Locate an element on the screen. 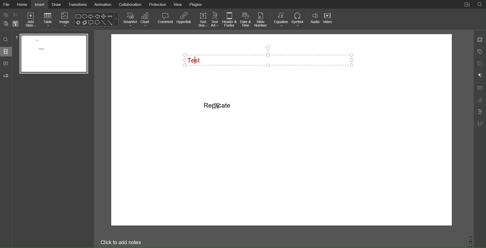 Image resolution: width=486 pixels, height=248 pixels. File Location is located at coordinates (466, 5).